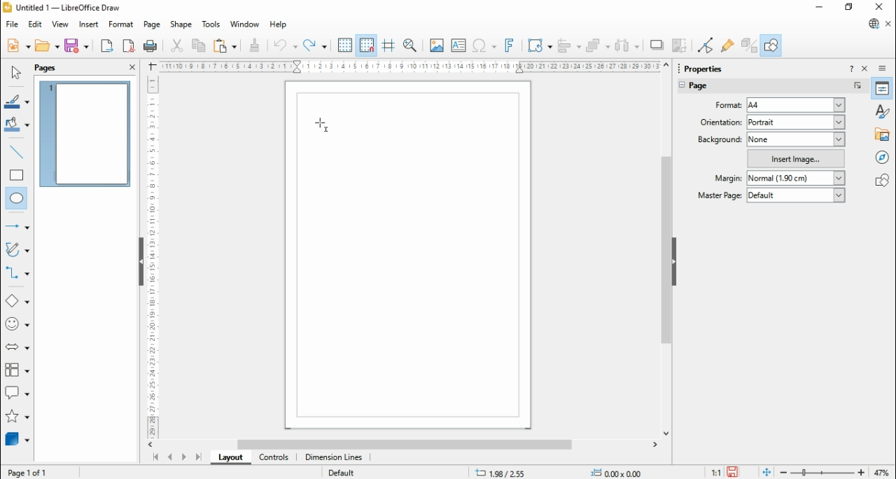  What do you see at coordinates (106, 46) in the screenshot?
I see `export` at bounding box center [106, 46].